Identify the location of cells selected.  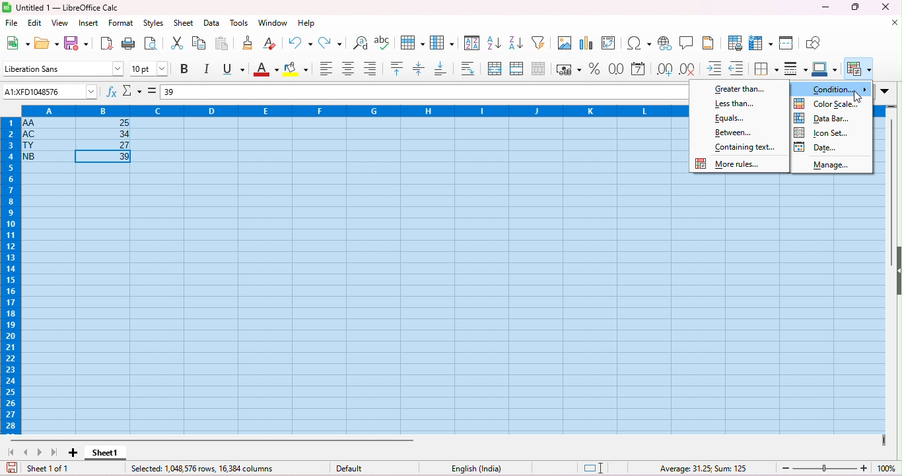
(356, 276).